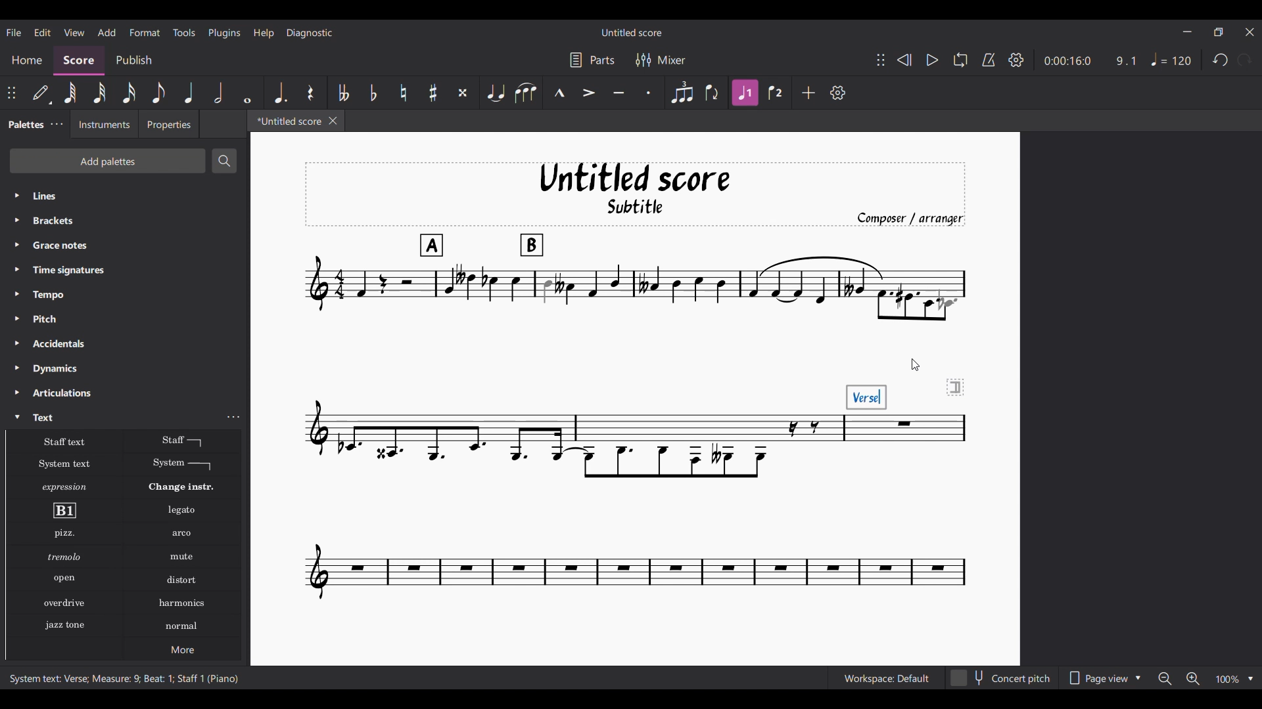 The image size is (1262, 709). I want to click on Arko, so click(182, 534).